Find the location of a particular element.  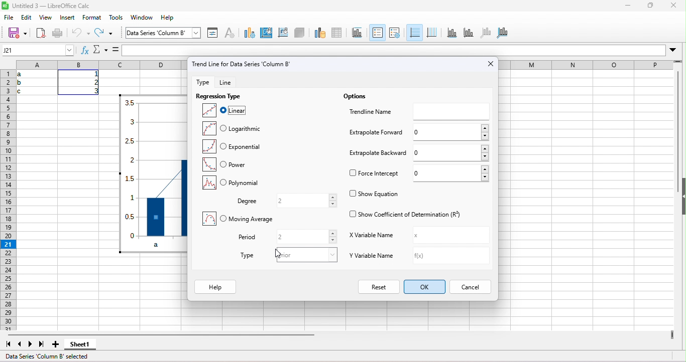

range of cells is located at coordinates (61, 84).